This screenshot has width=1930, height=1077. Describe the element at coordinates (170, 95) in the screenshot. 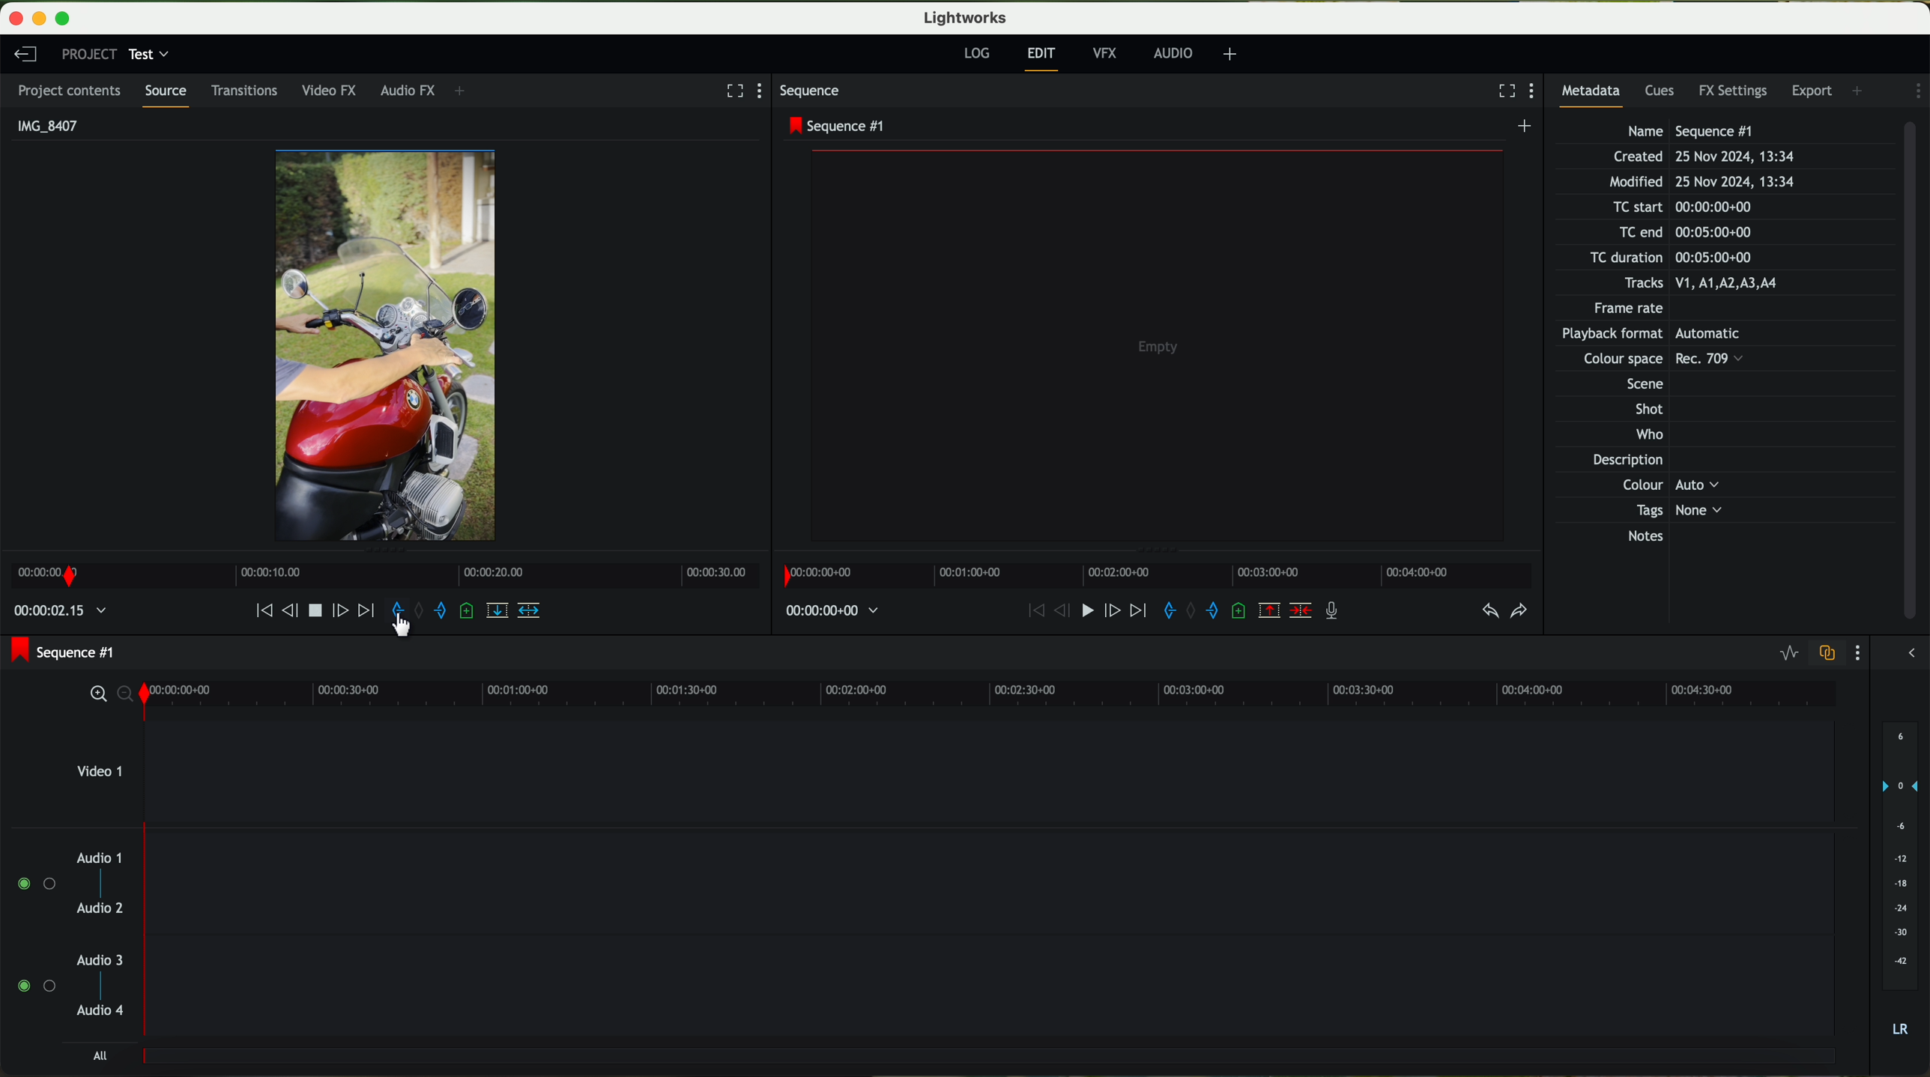

I see `source` at that location.